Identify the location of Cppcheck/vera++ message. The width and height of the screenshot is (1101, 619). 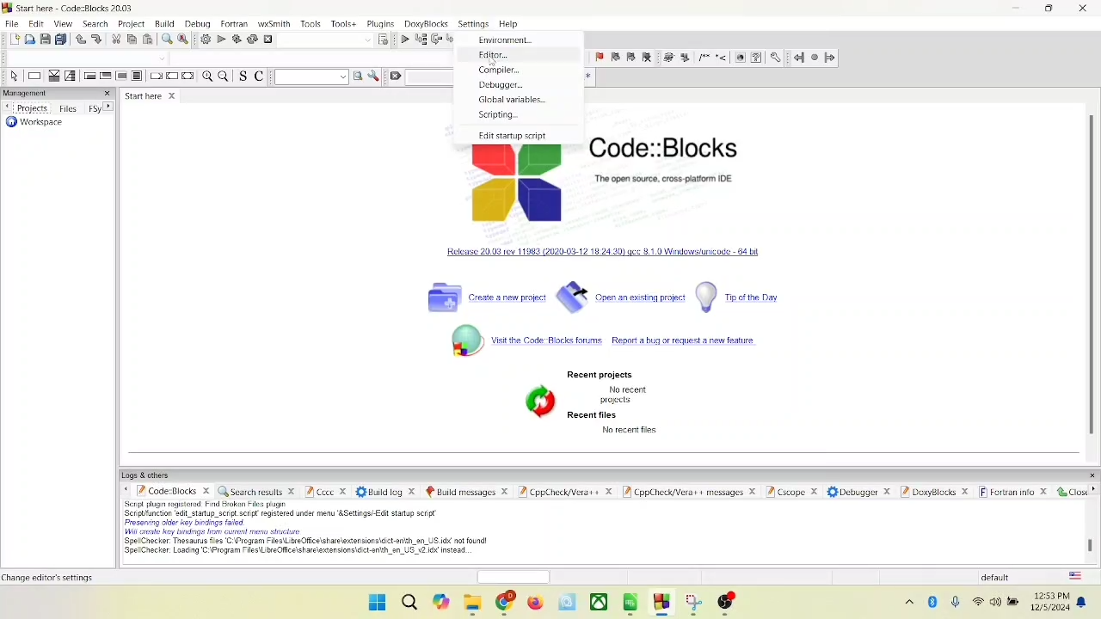
(691, 492).